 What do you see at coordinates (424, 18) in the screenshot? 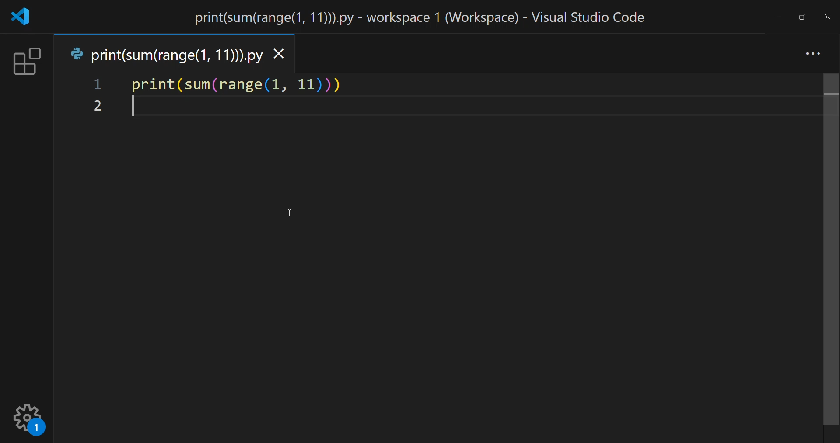
I see `print(sum(range(1, 11))).py - workspace 1 (Workspace) - Visual Studio Code` at bounding box center [424, 18].